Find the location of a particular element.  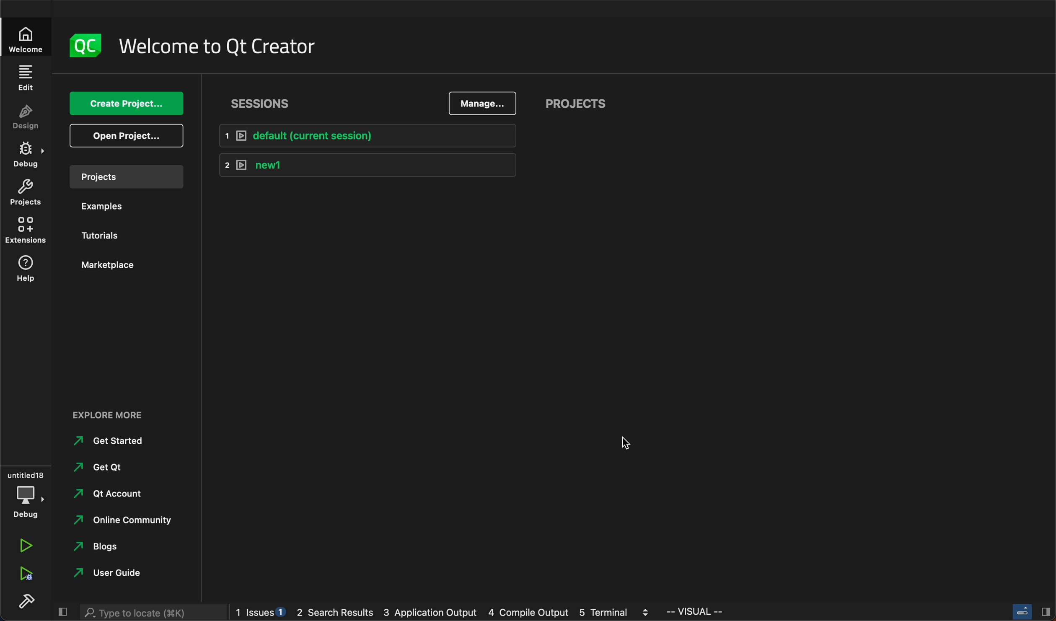

edit is located at coordinates (25, 78).